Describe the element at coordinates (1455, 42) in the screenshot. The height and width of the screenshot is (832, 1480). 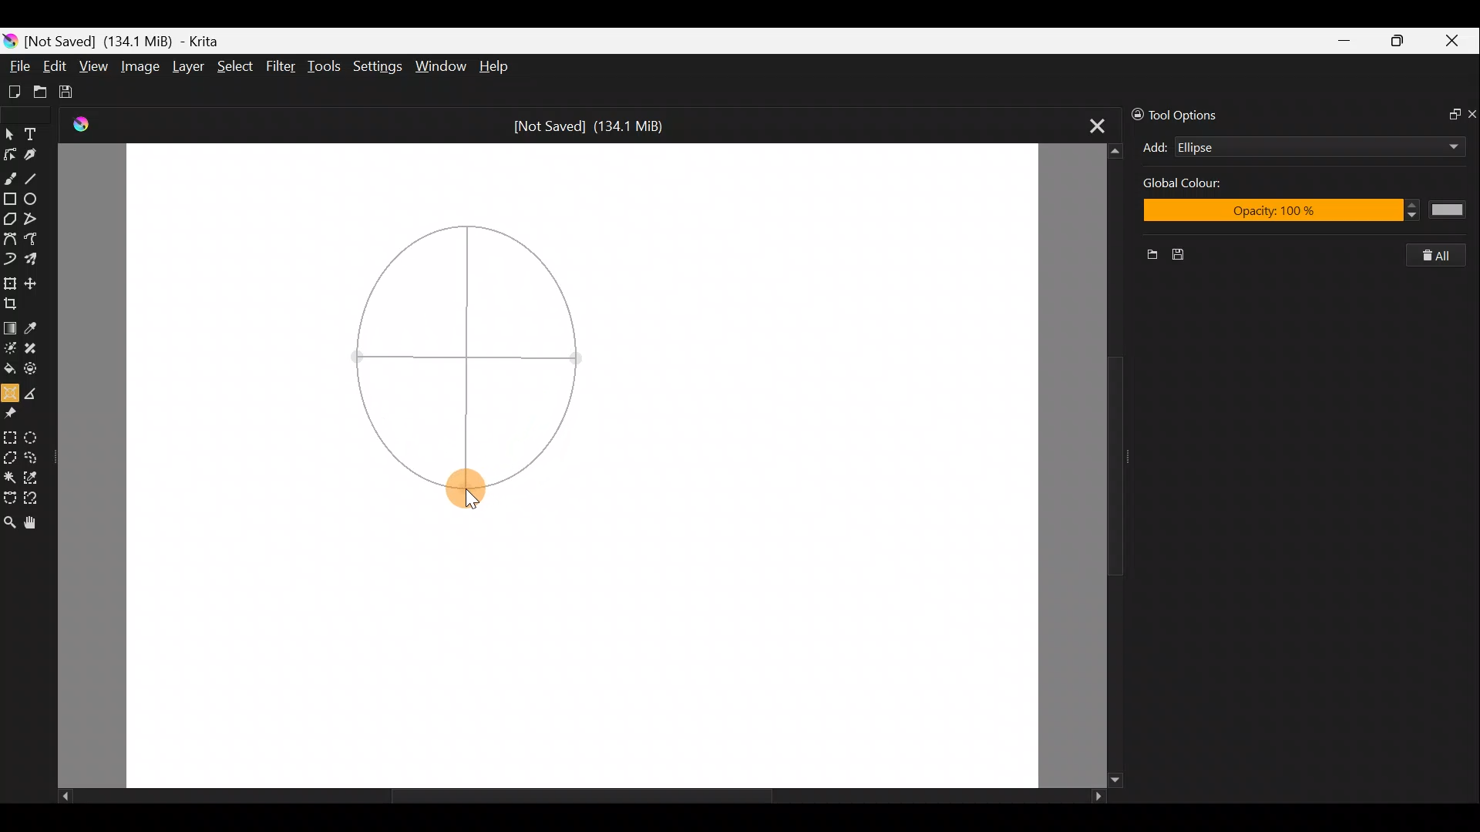
I see `Close` at that location.